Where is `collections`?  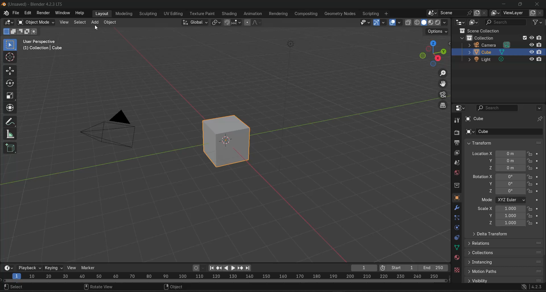 collections is located at coordinates (504, 252).